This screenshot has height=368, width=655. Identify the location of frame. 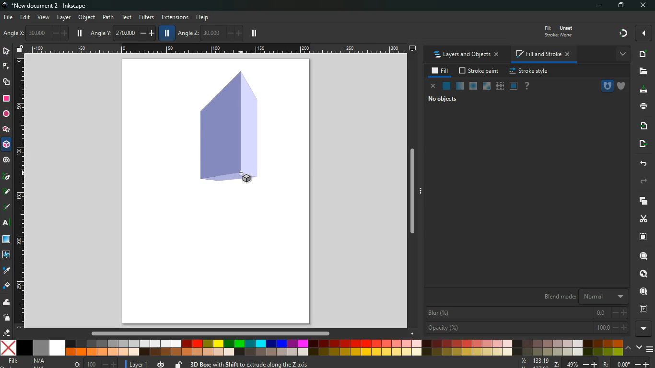
(514, 86).